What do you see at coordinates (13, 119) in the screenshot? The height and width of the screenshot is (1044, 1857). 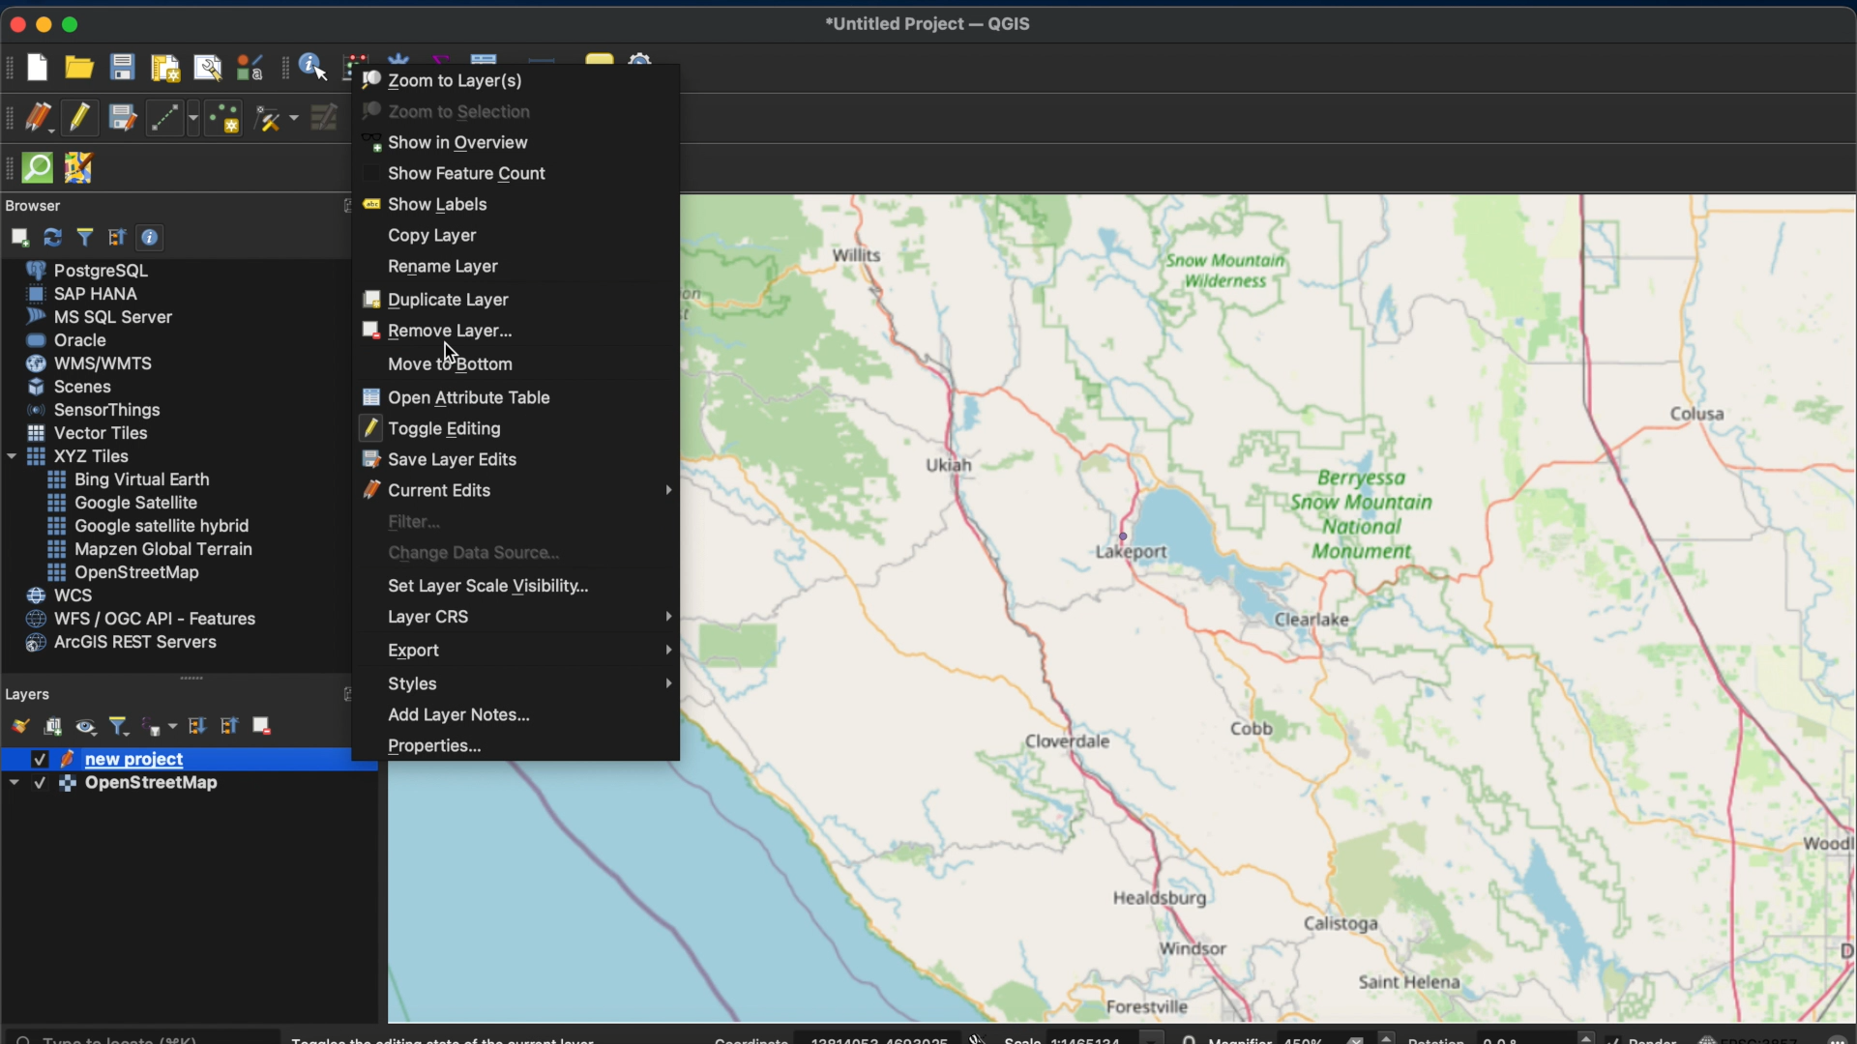 I see `digitizing tool bar` at bounding box center [13, 119].